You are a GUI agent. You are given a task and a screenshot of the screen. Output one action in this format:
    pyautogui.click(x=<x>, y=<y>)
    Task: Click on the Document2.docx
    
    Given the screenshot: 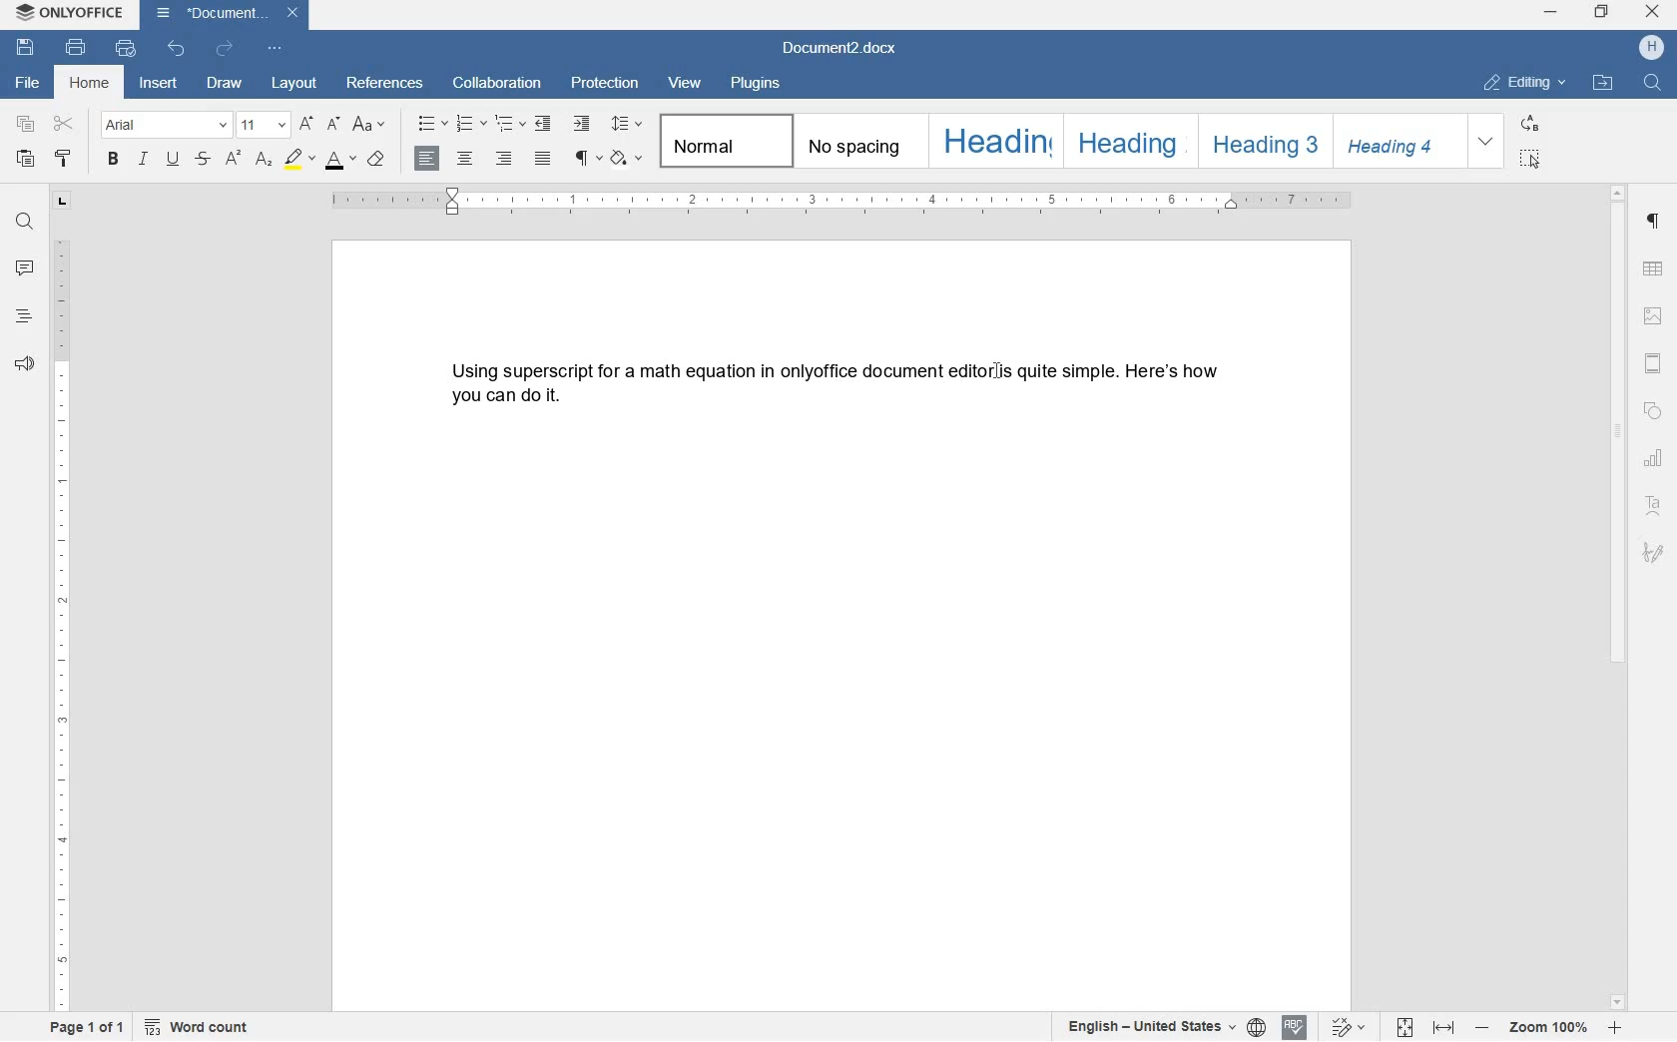 What is the action you would take?
    pyautogui.click(x=840, y=48)
    